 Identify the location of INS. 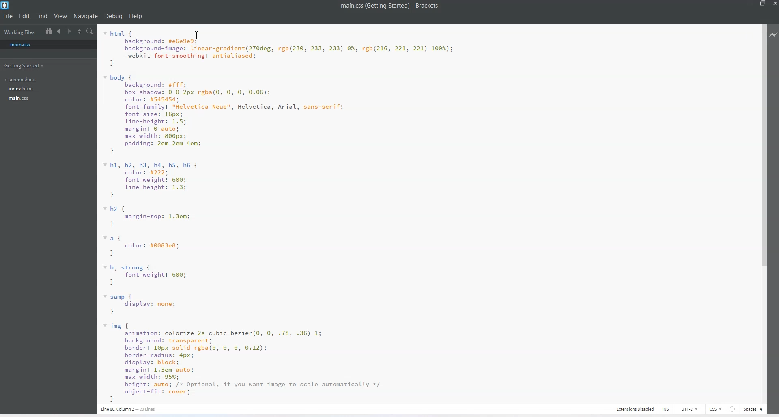
(665, 409).